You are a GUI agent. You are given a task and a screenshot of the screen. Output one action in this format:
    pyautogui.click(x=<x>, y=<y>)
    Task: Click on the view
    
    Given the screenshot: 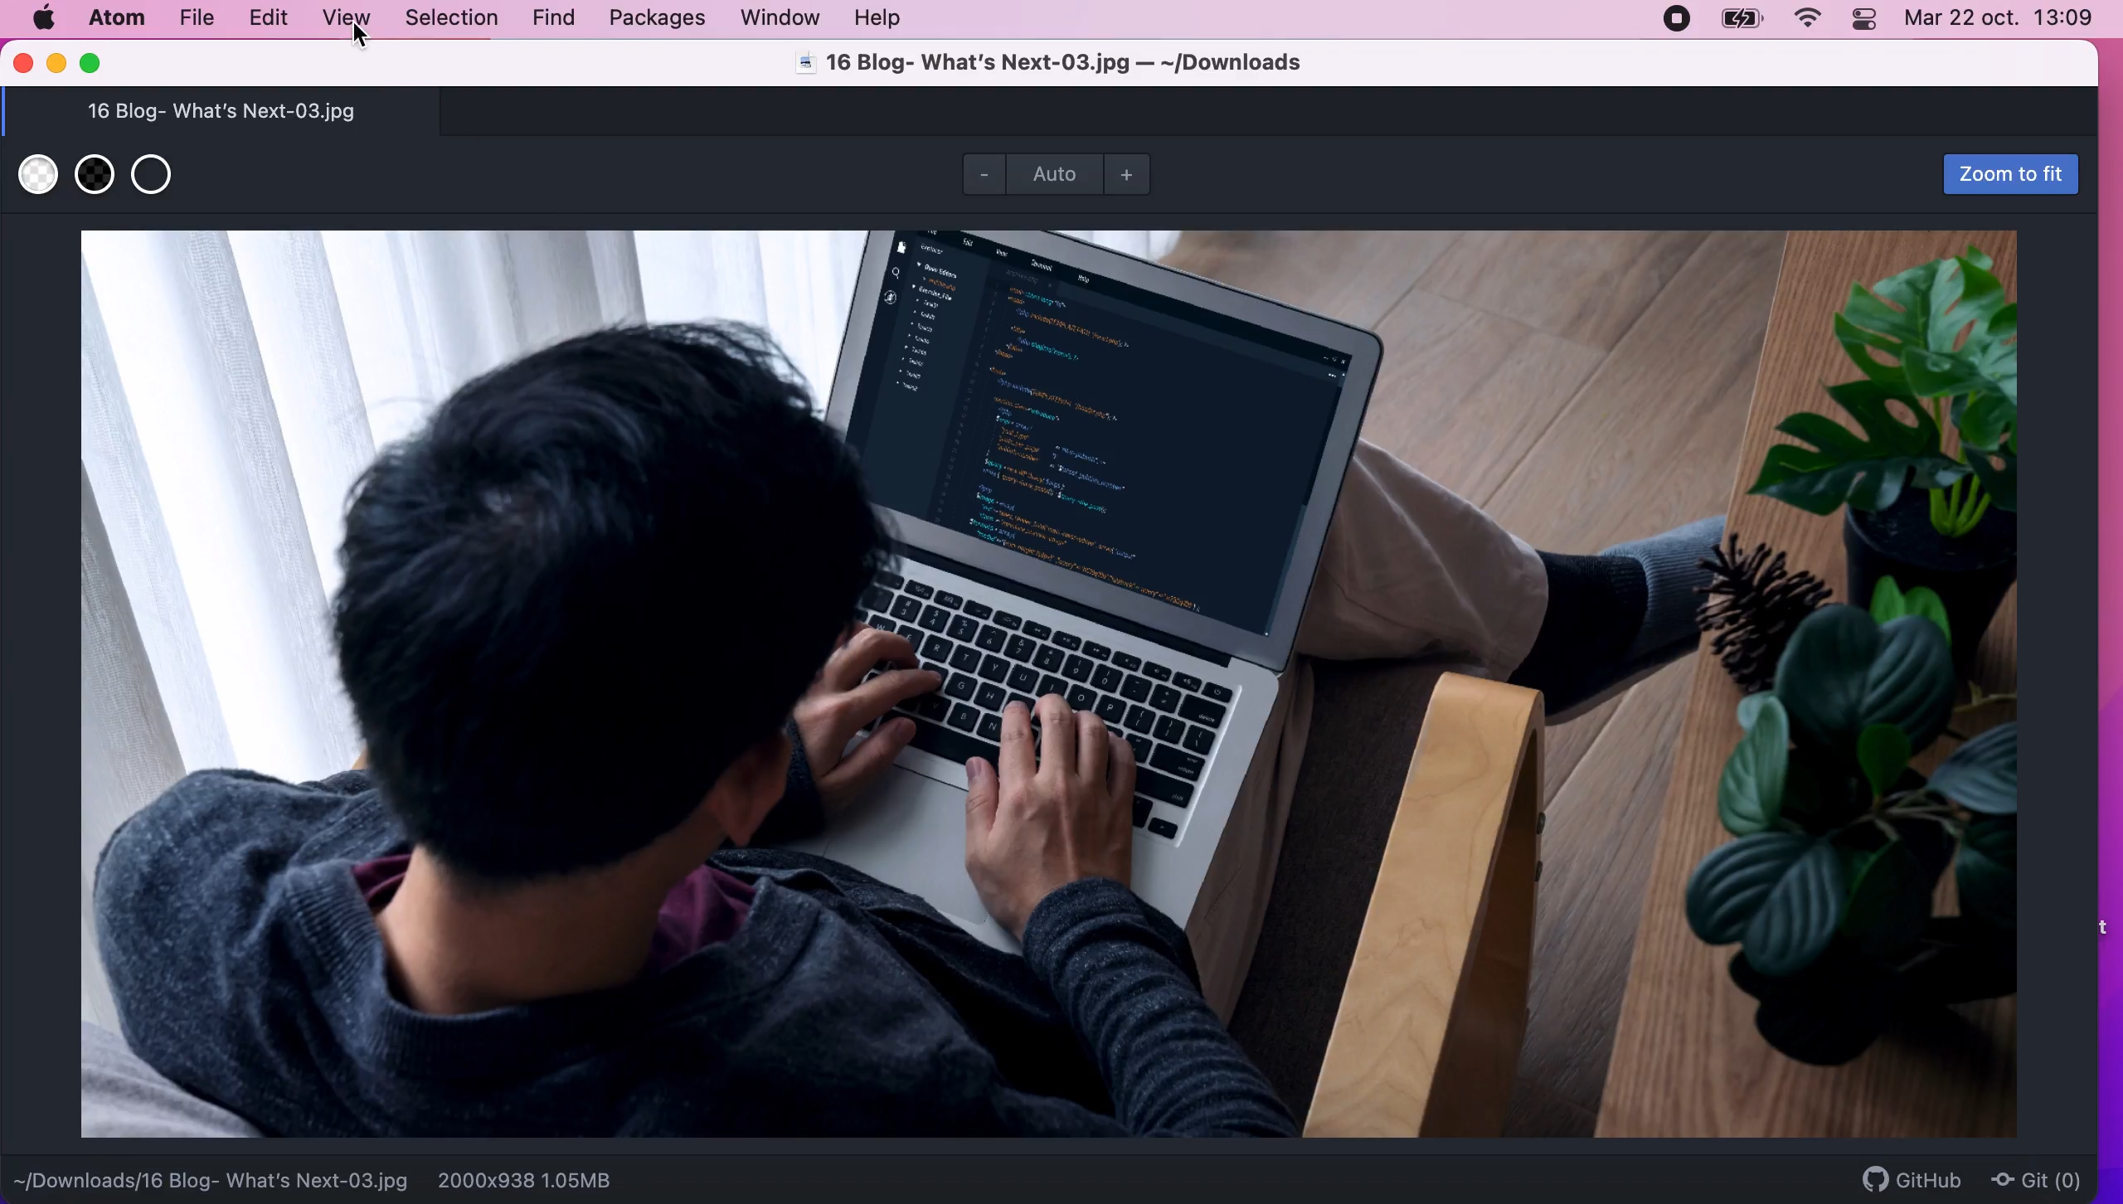 What is the action you would take?
    pyautogui.click(x=349, y=21)
    